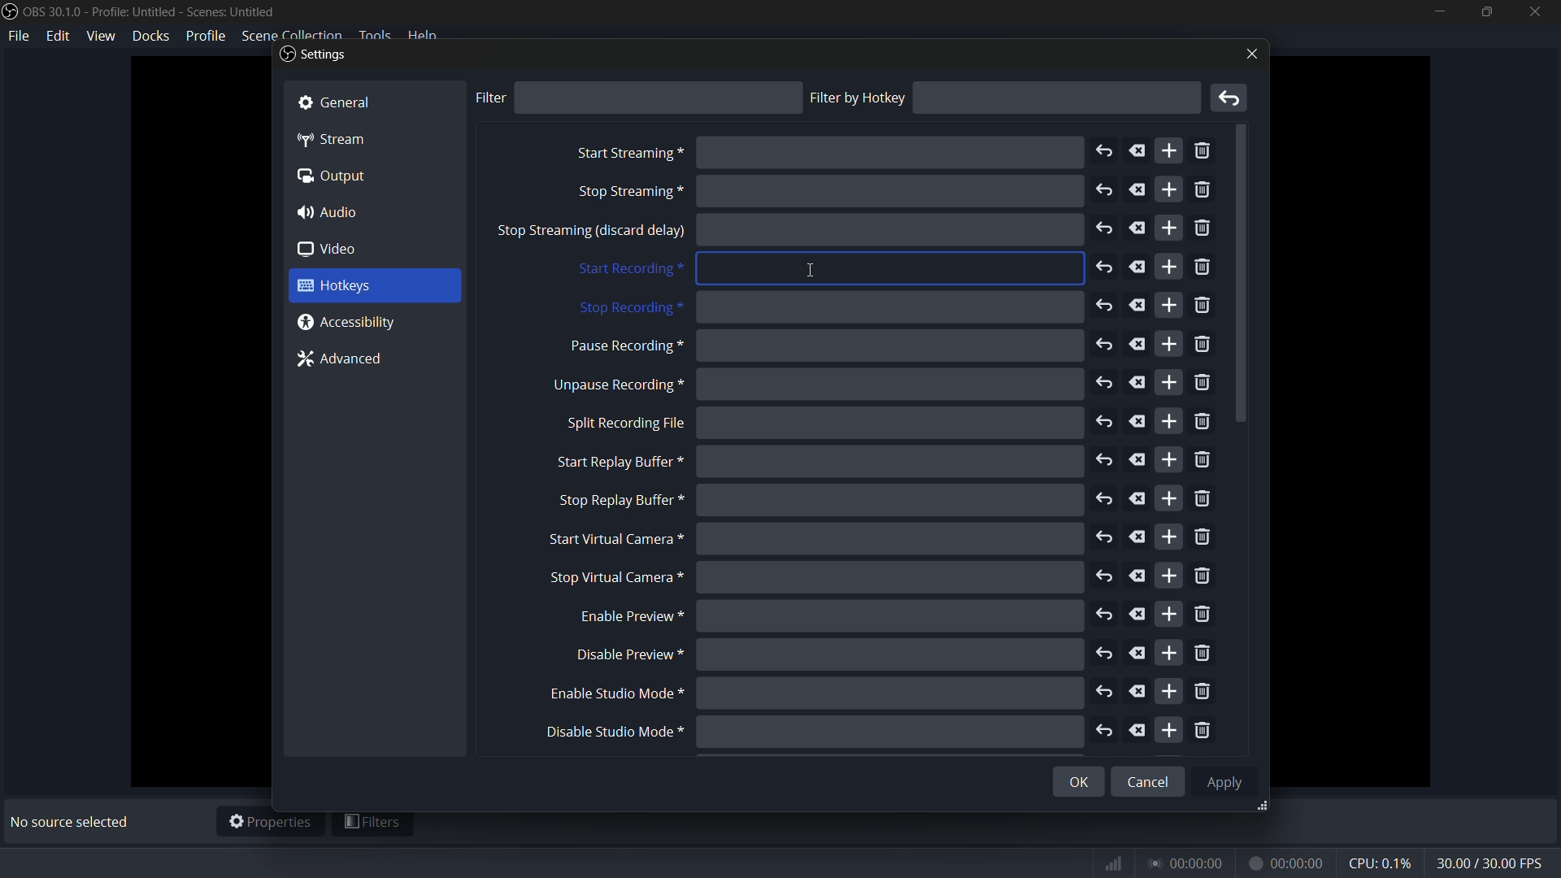  What do you see at coordinates (1206, 152) in the screenshot?
I see `remove` at bounding box center [1206, 152].